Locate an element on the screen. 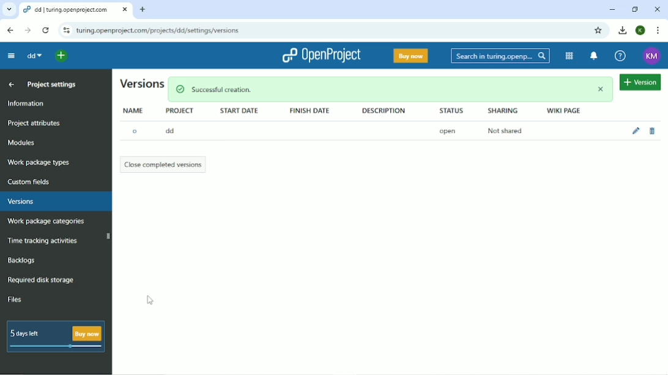 The height and width of the screenshot is (375, 668). Time tracking activities is located at coordinates (43, 240).